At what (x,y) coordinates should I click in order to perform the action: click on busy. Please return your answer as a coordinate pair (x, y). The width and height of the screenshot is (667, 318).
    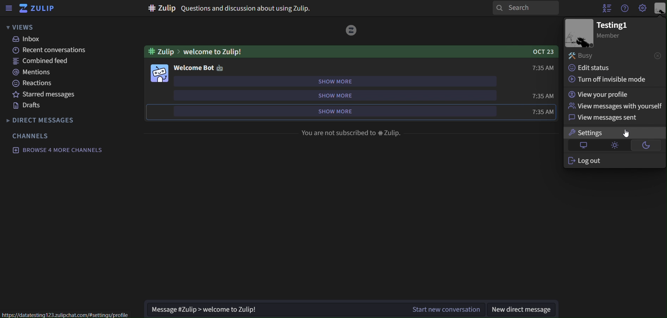
    Looking at the image, I should click on (581, 56).